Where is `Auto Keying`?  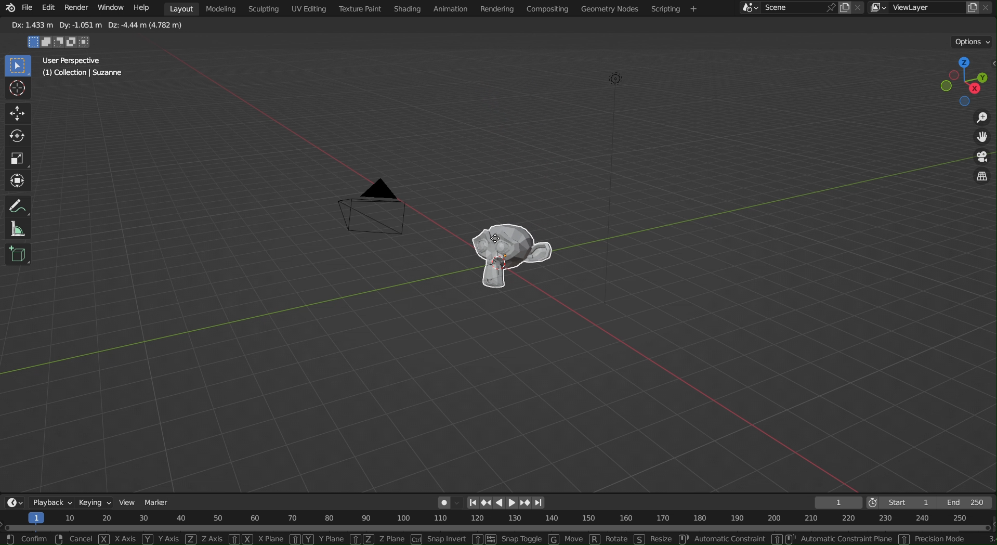
Auto Keying is located at coordinates (450, 503).